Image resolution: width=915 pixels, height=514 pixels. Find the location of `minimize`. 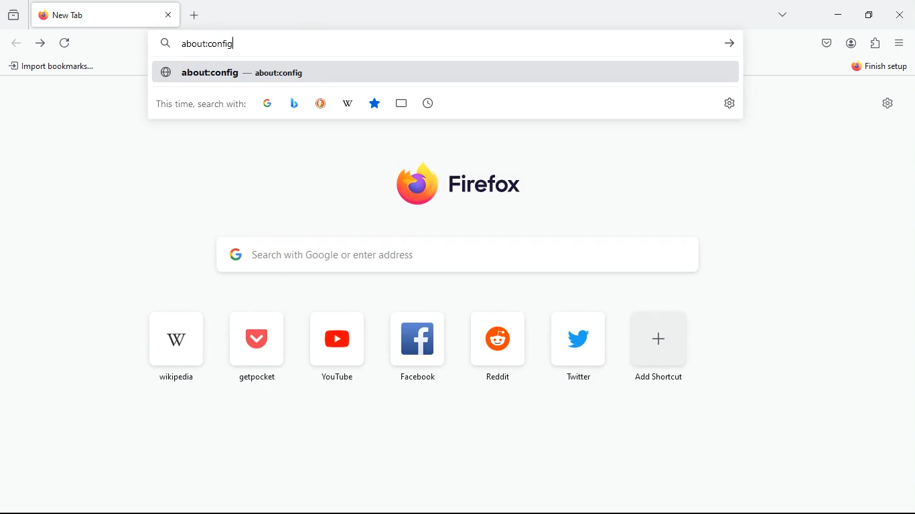

minimize is located at coordinates (836, 15).